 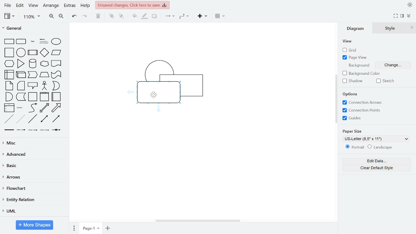 I want to click on note, so click(x=9, y=86).